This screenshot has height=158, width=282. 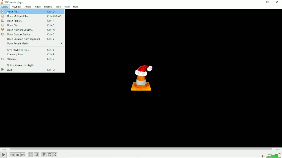 I want to click on Toggle the video in fullscreen, so click(x=30, y=155).